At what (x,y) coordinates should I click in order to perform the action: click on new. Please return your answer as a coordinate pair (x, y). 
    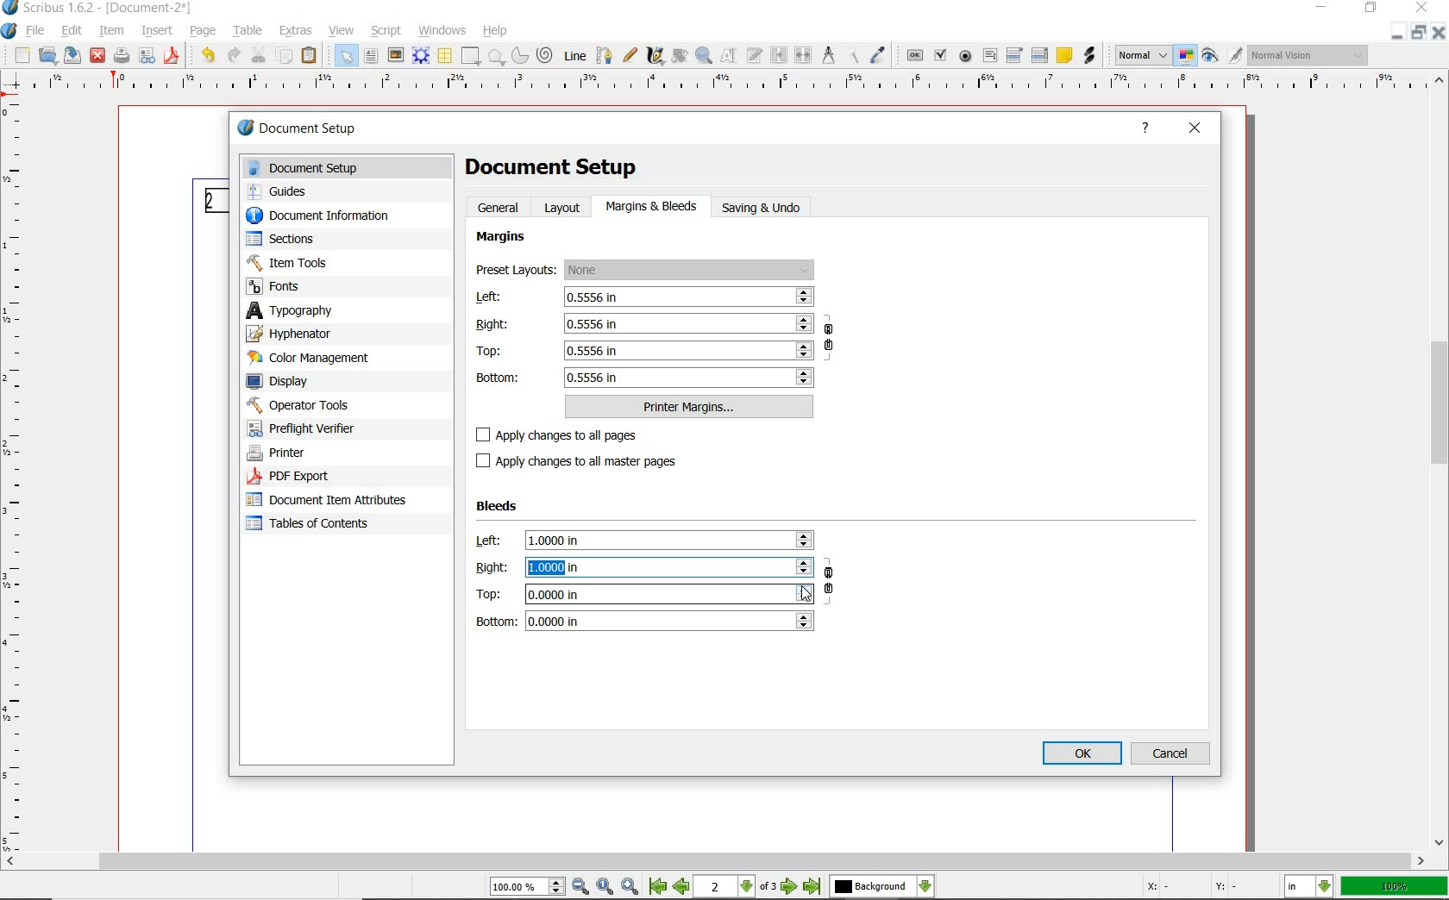
    Looking at the image, I should click on (23, 56).